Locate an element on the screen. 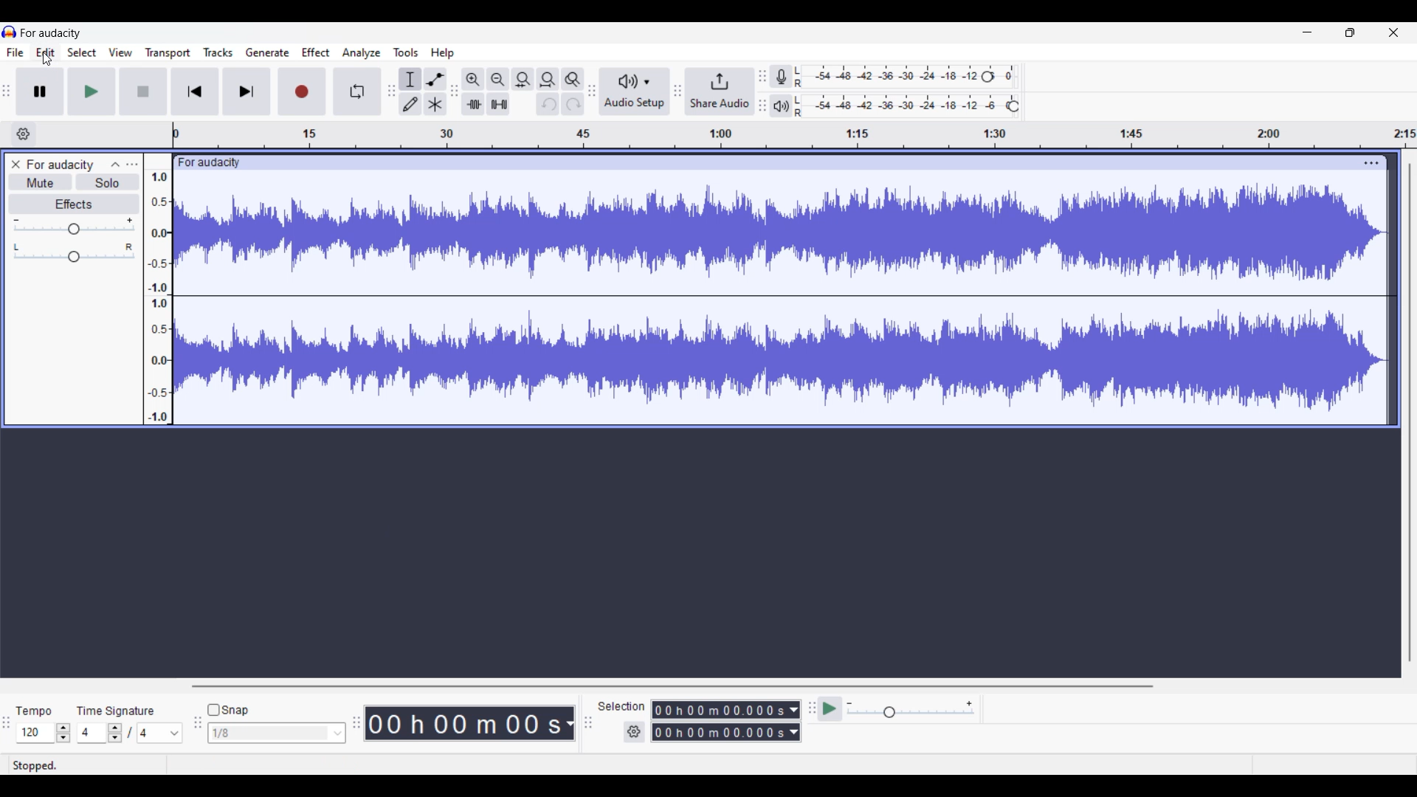  cursor is located at coordinates (48, 60).